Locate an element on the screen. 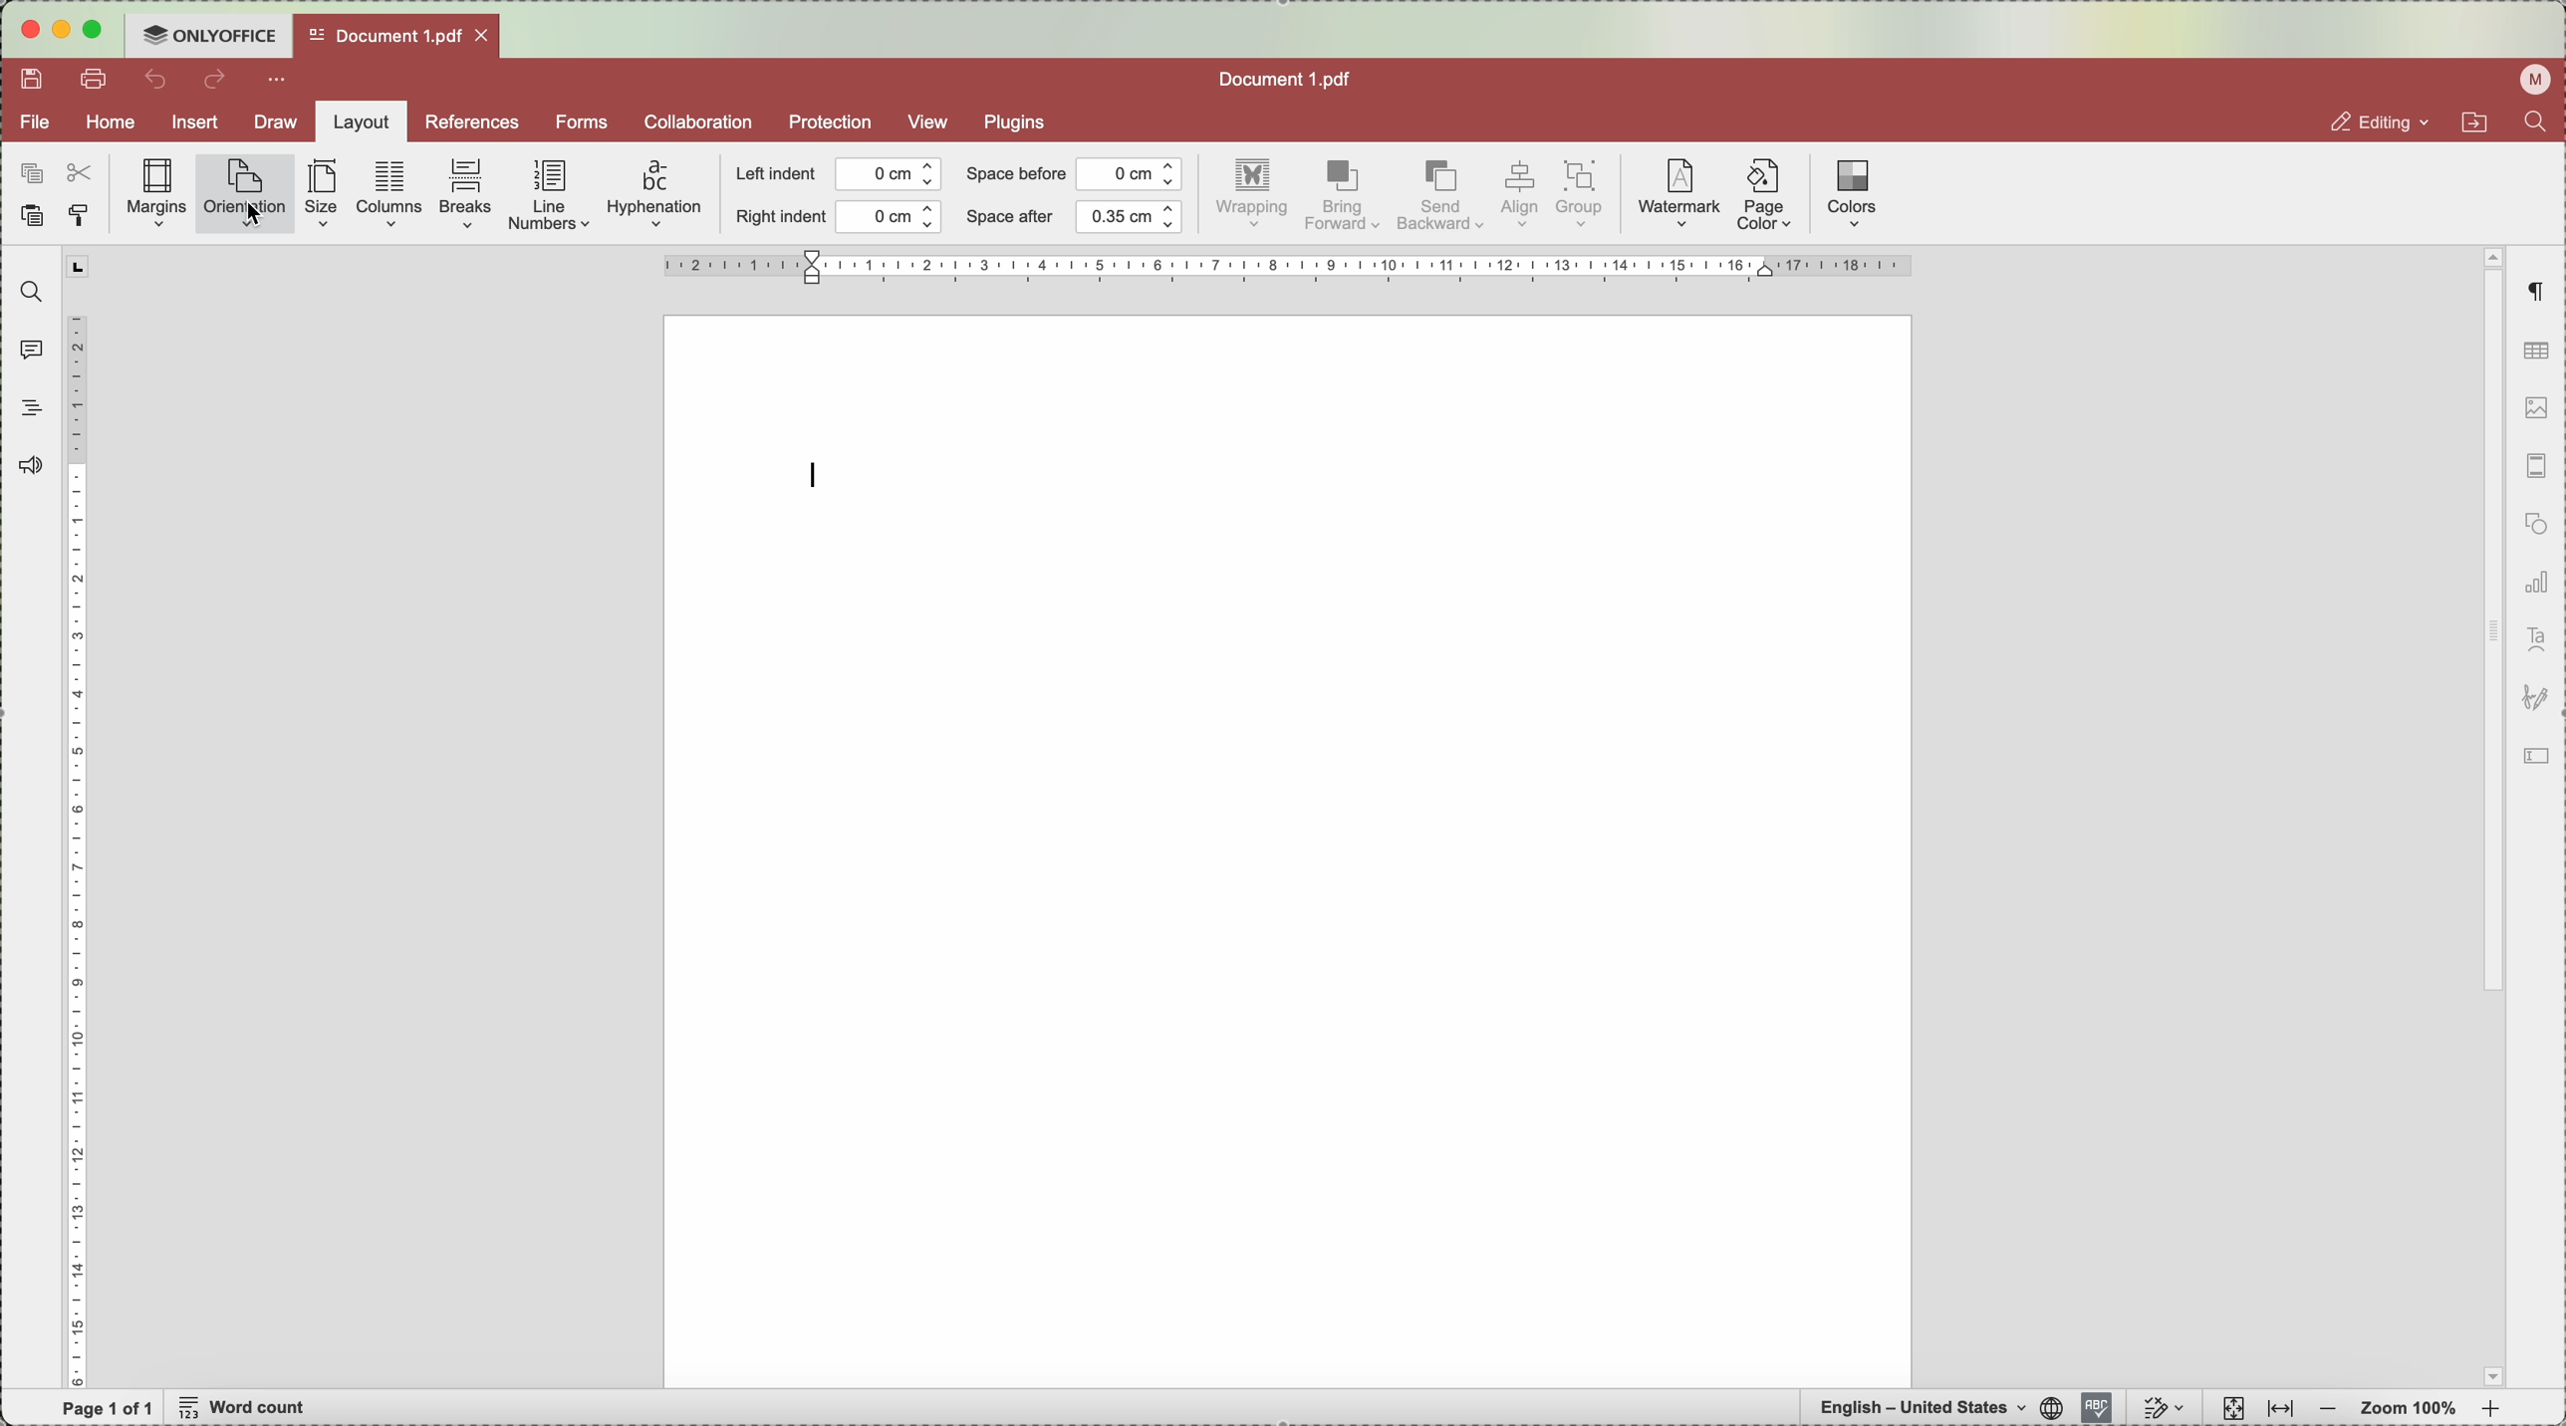 This screenshot has width=2566, height=1426. view is located at coordinates (929, 121).